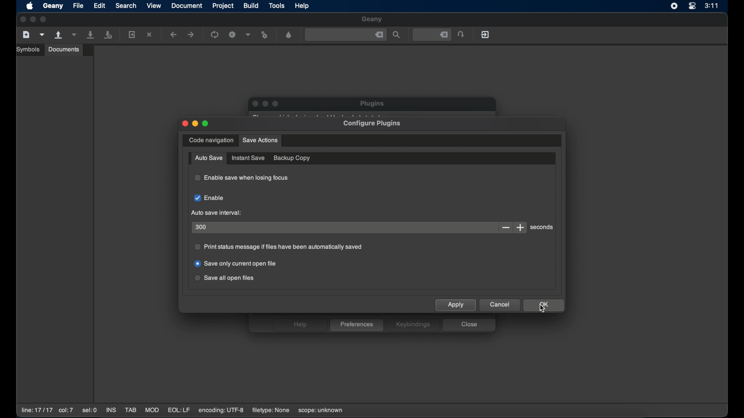  Describe the element at coordinates (543, 308) in the screenshot. I see `cursor` at that location.